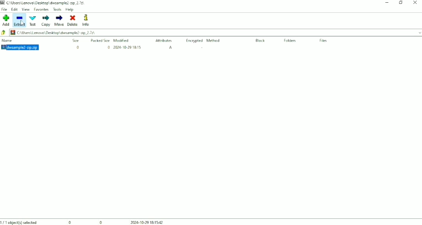 This screenshot has width=422, height=225. What do you see at coordinates (415, 3) in the screenshot?
I see `Close` at bounding box center [415, 3].